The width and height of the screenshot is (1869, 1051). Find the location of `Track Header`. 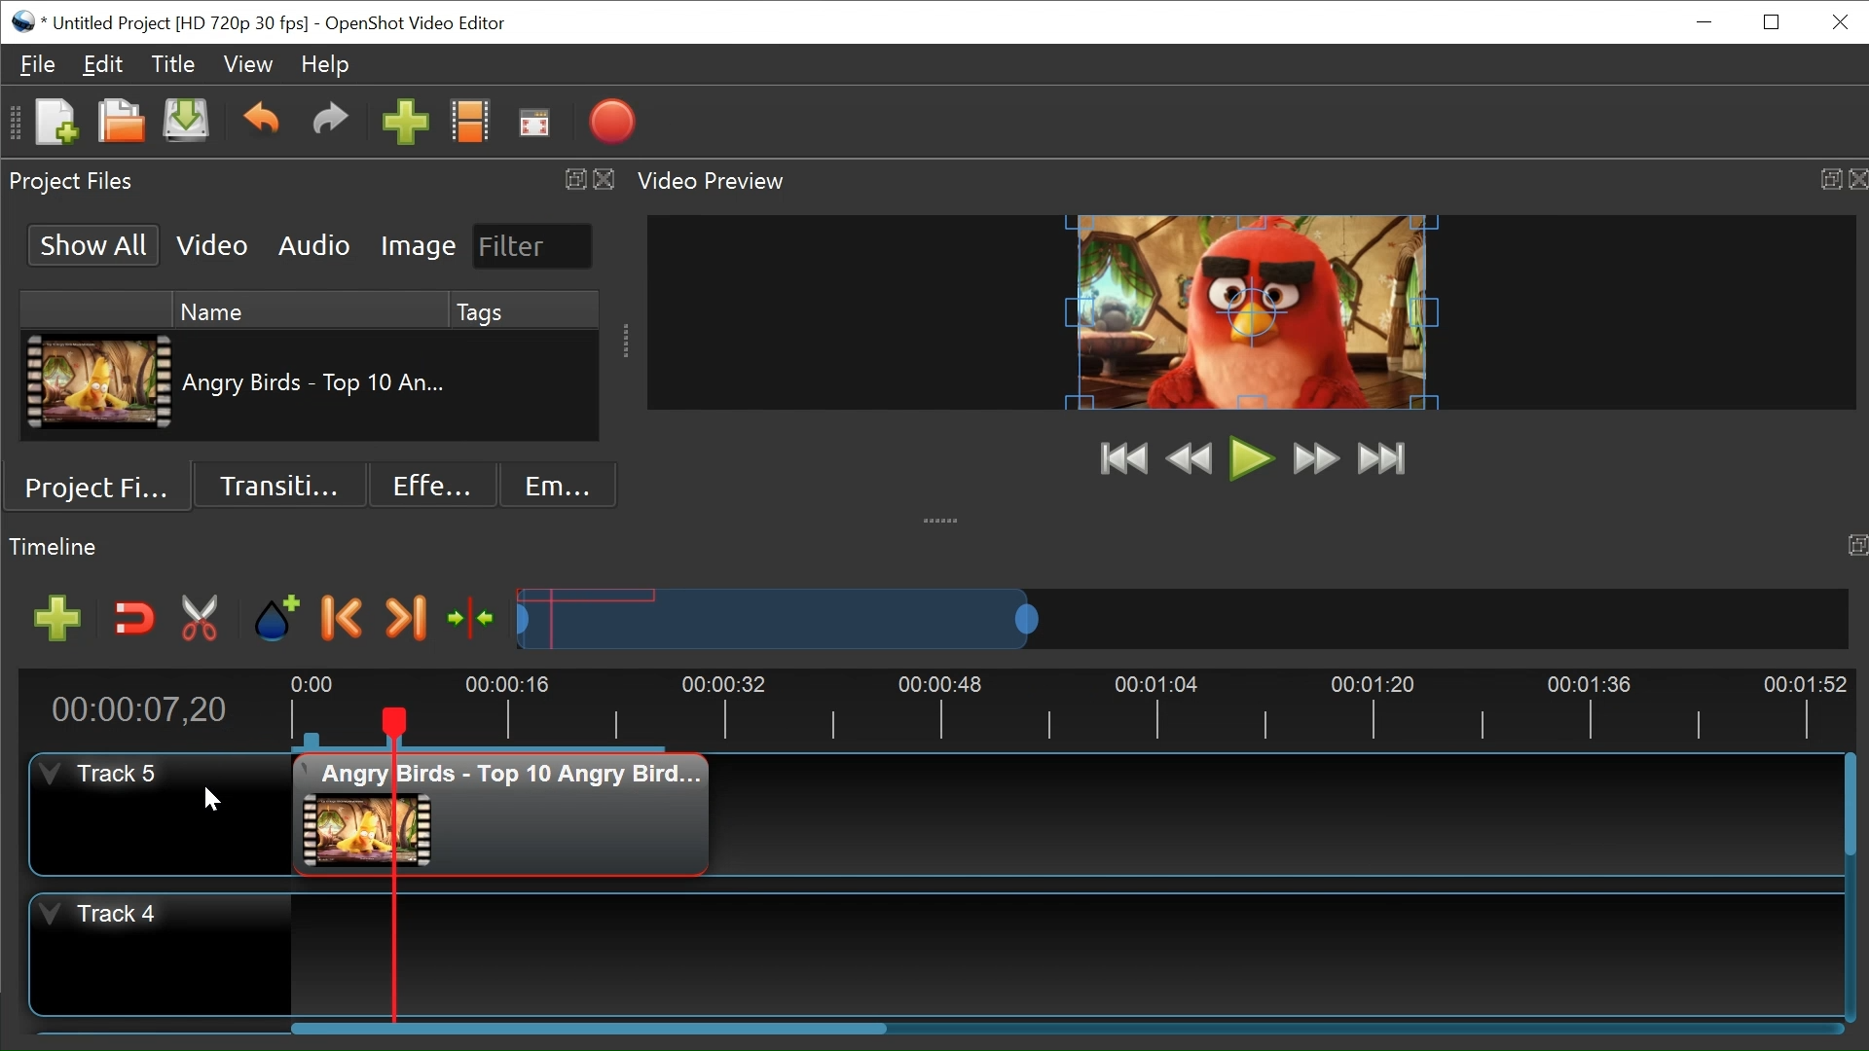

Track Header is located at coordinates (162, 955).